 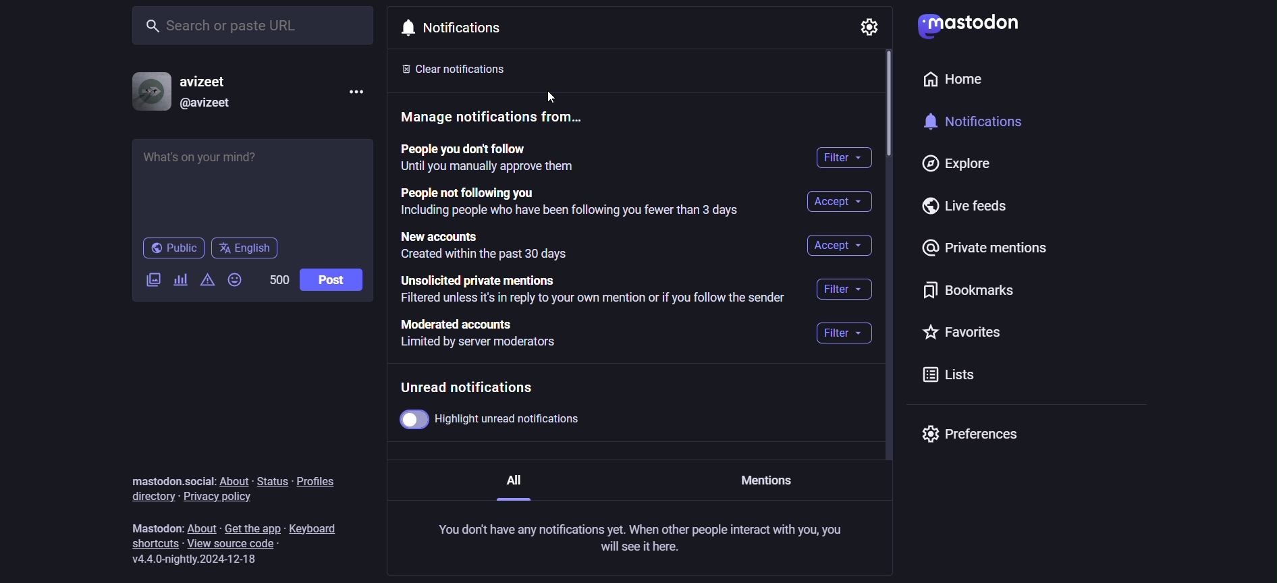 What do you see at coordinates (501, 419) in the screenshot?
I see `highlight unread notification disabled` at bounding box center [501, 419].